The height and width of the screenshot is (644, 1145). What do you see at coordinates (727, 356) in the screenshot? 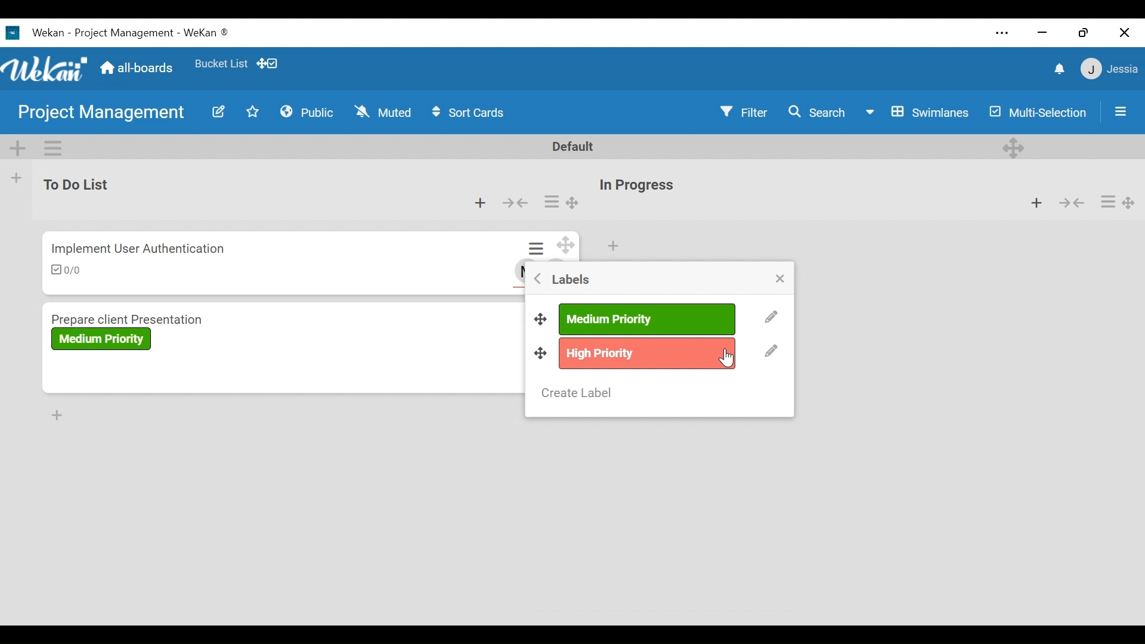
I see `cursor` at bounding box center [727, 356].